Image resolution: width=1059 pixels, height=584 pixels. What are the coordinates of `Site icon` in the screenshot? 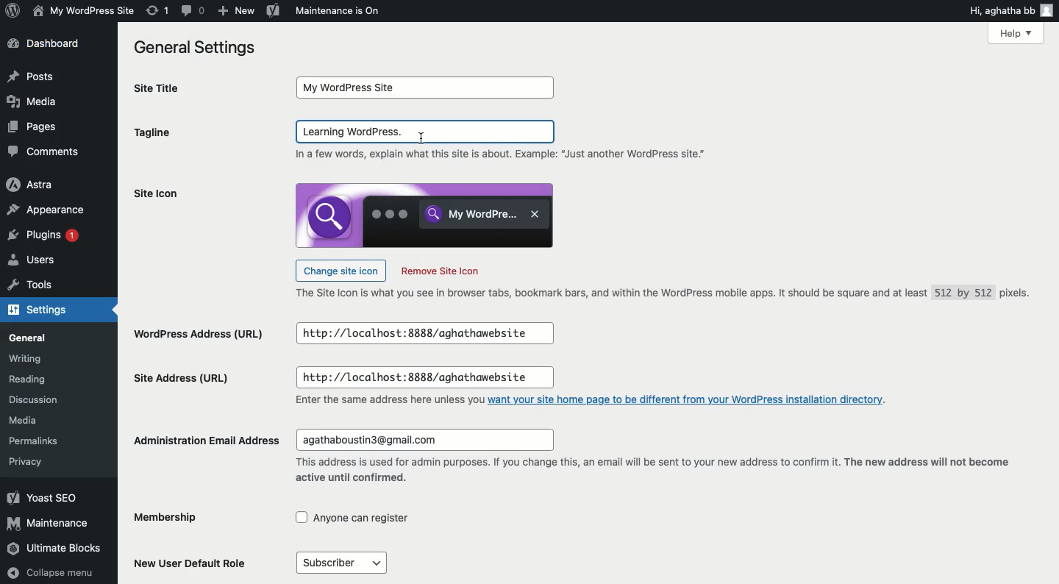 It's located at (156, 193).